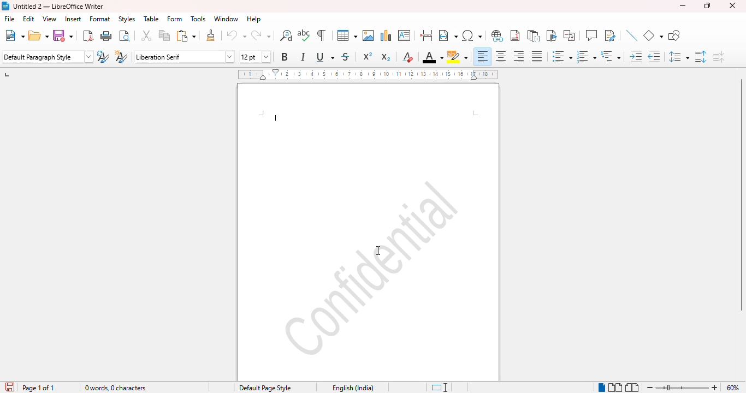  What do you see at coordinates (347, 35) in the screenshot?
I see `table` at bounding box center [347, 35].